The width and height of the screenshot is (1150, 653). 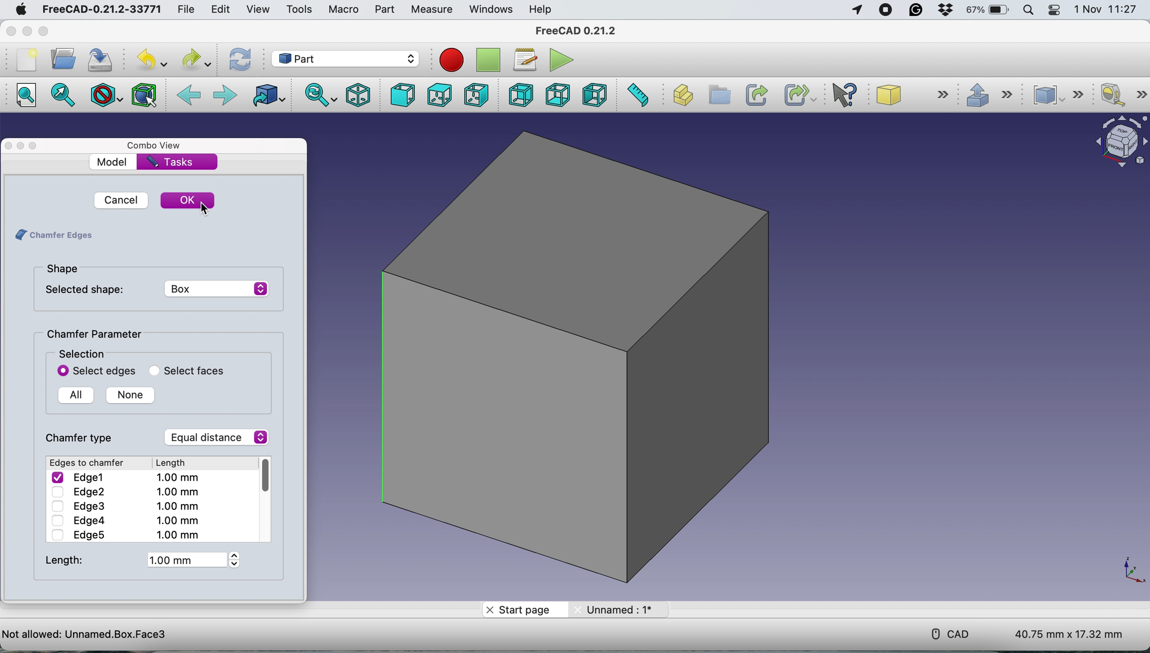 I want to click on system logo, so click(x=21, y=8).